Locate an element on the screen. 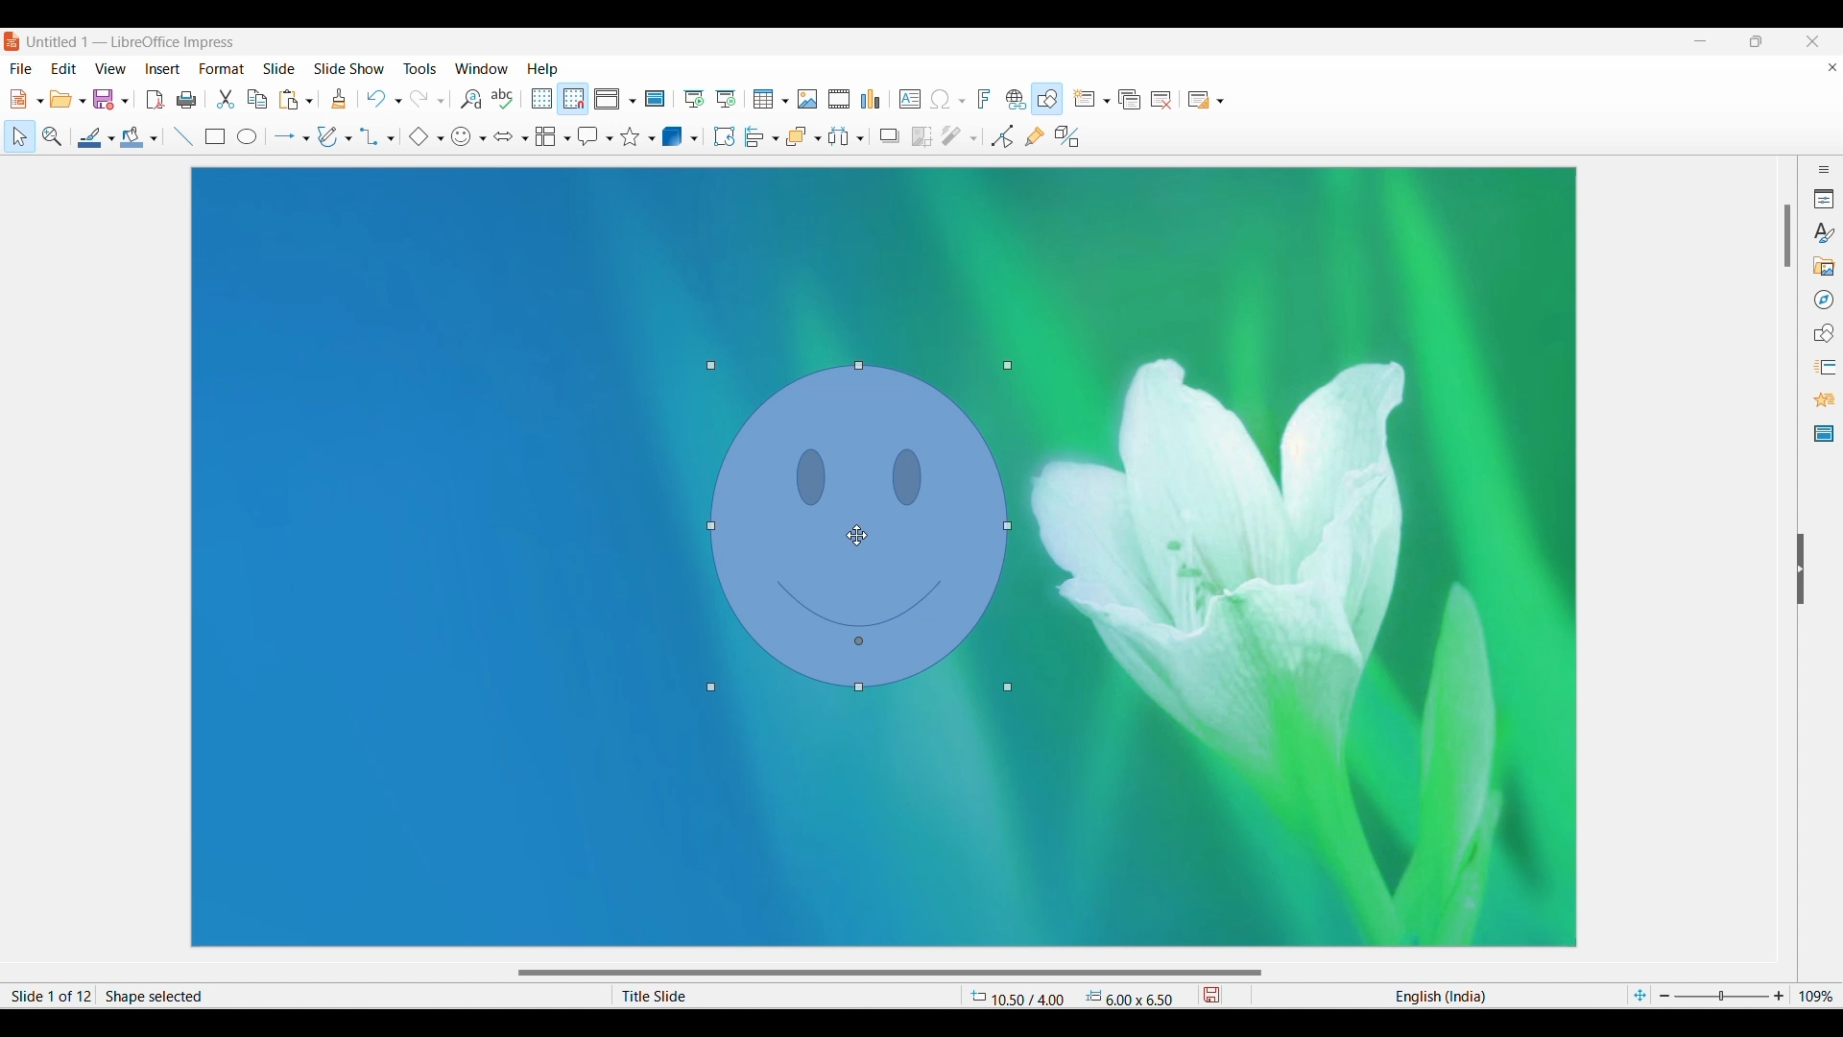 The width and height of the screenshot is (1843, 1037). 10.50 / 4.00 is located at coordinates (1017, 996).